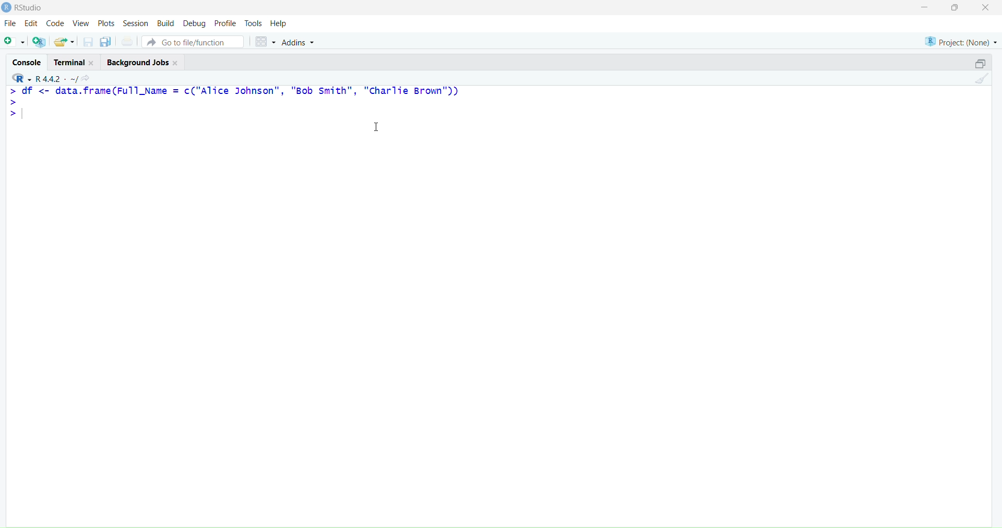 Image resolution: width=1002 pixels, height=528 pixels. What do you see at coordinates (40, 42) in the screenshot?
I see `Create a project` at bounding box center [40, 42].